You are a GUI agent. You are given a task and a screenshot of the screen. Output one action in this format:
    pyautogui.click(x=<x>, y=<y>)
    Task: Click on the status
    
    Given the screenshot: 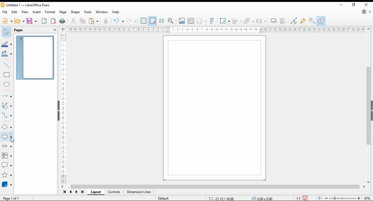 What is the action you would take?
    pyautogui.click(x=240, y=198)
    